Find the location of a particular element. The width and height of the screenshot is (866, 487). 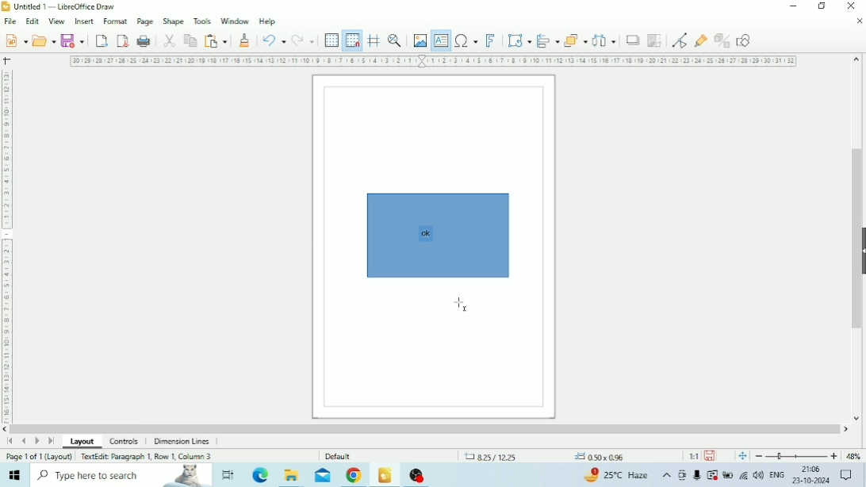

Cursor is located at coordinates (462, 306).